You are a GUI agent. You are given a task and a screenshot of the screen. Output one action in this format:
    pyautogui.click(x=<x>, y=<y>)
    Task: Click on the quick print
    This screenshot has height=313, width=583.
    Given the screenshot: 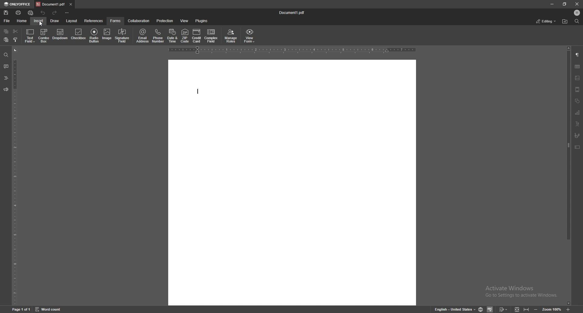 What is the action you would take?
    pyautogui.click(x=31, y=13)
    